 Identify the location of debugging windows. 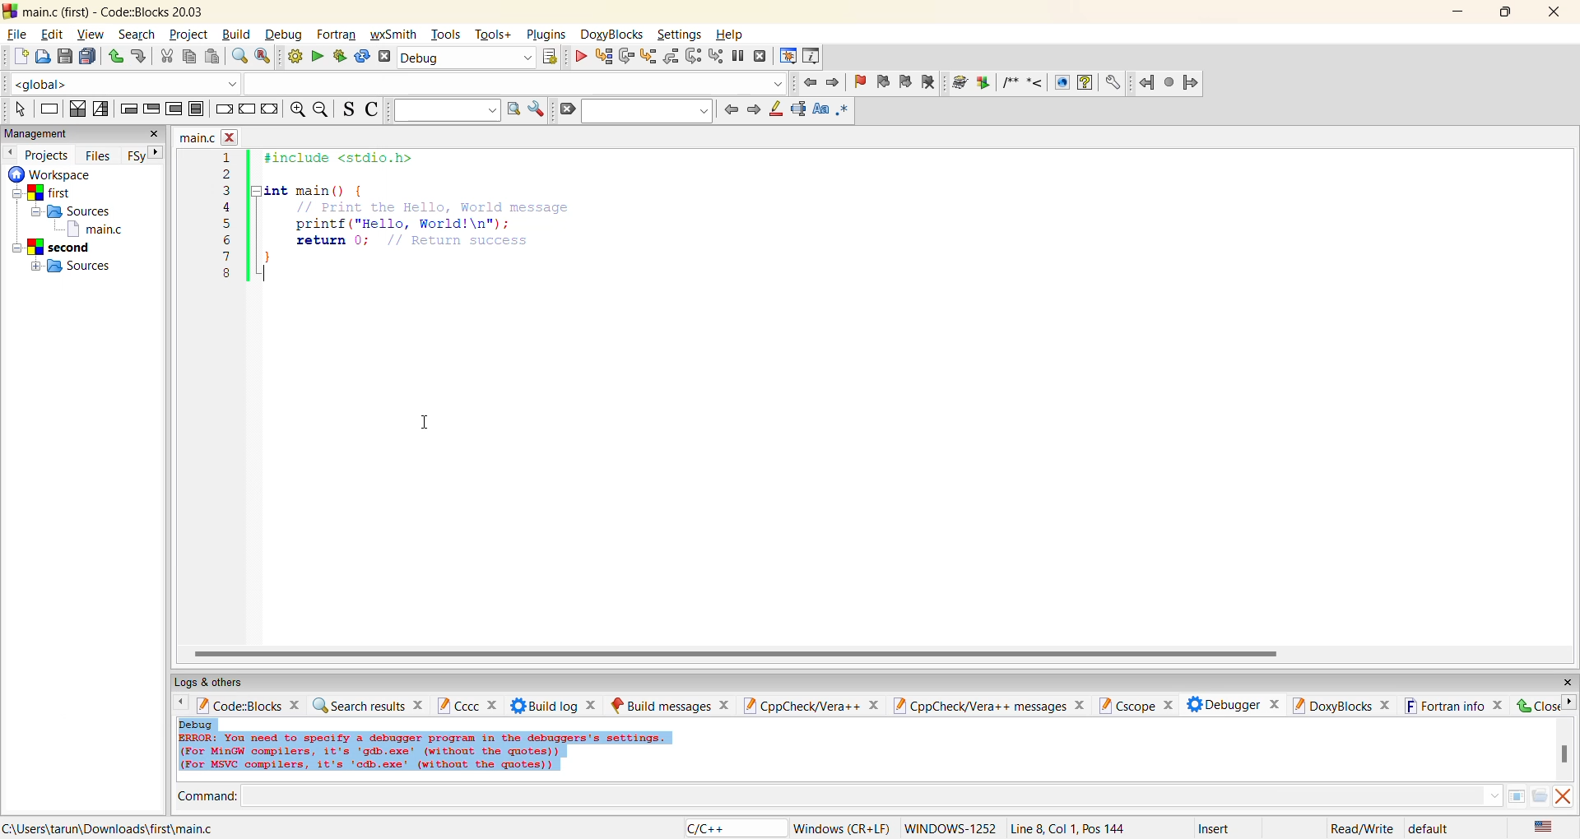
(788, 58).